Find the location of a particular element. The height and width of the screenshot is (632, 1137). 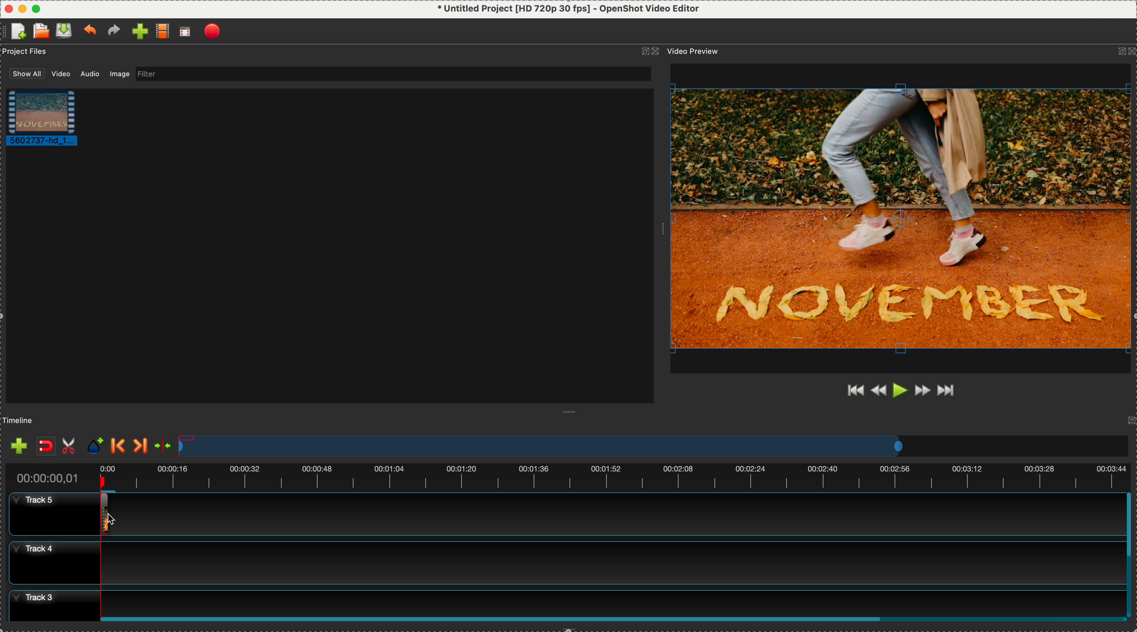

audio is located at coordinates (88, 75).